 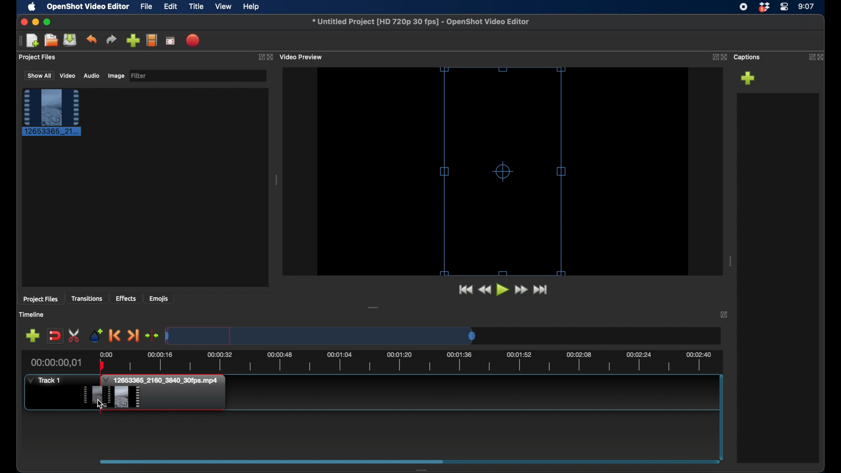 I want to click on enable razor, so click(x=74, y=335).